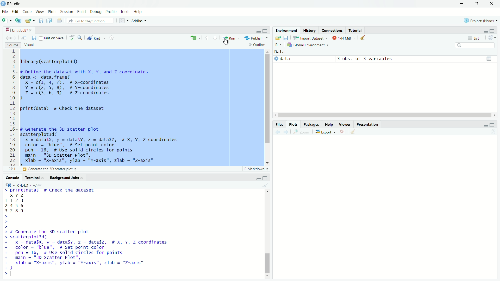  I want to click on move right, so click(495, 114).